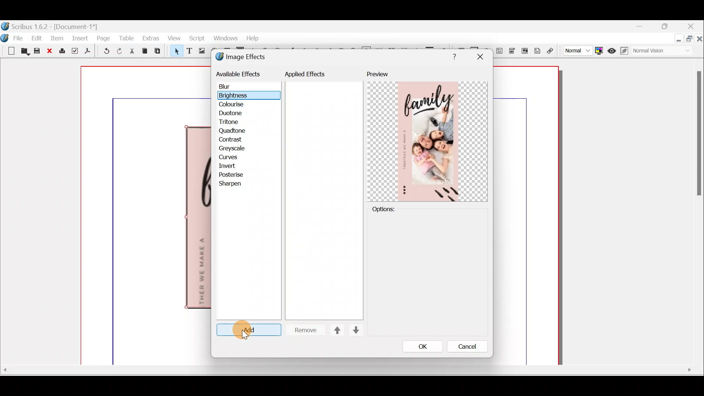 This screenshot has width=704, height=396. What do you see at coordinates (551, 51) in the screenshot?
I see `Link annotation` at bounding box center [551, 51].